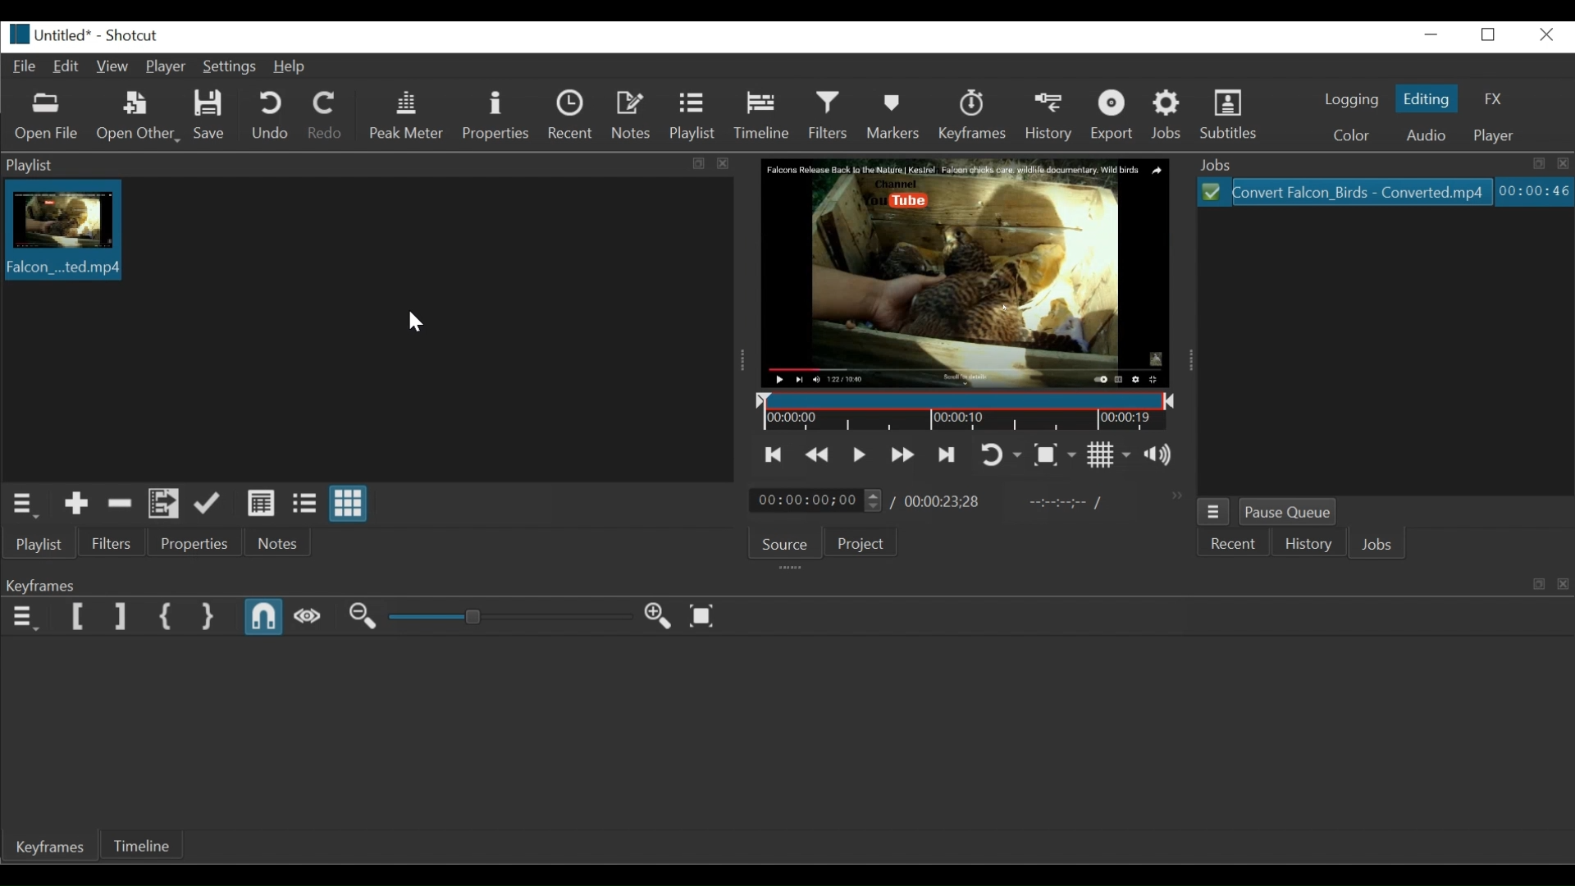 This screenshot has height=886, width=1575. What do you see at coordinates (860, 454) in the screenshot?
I see `Toggle play or pause` at bounding box center [860, 454].